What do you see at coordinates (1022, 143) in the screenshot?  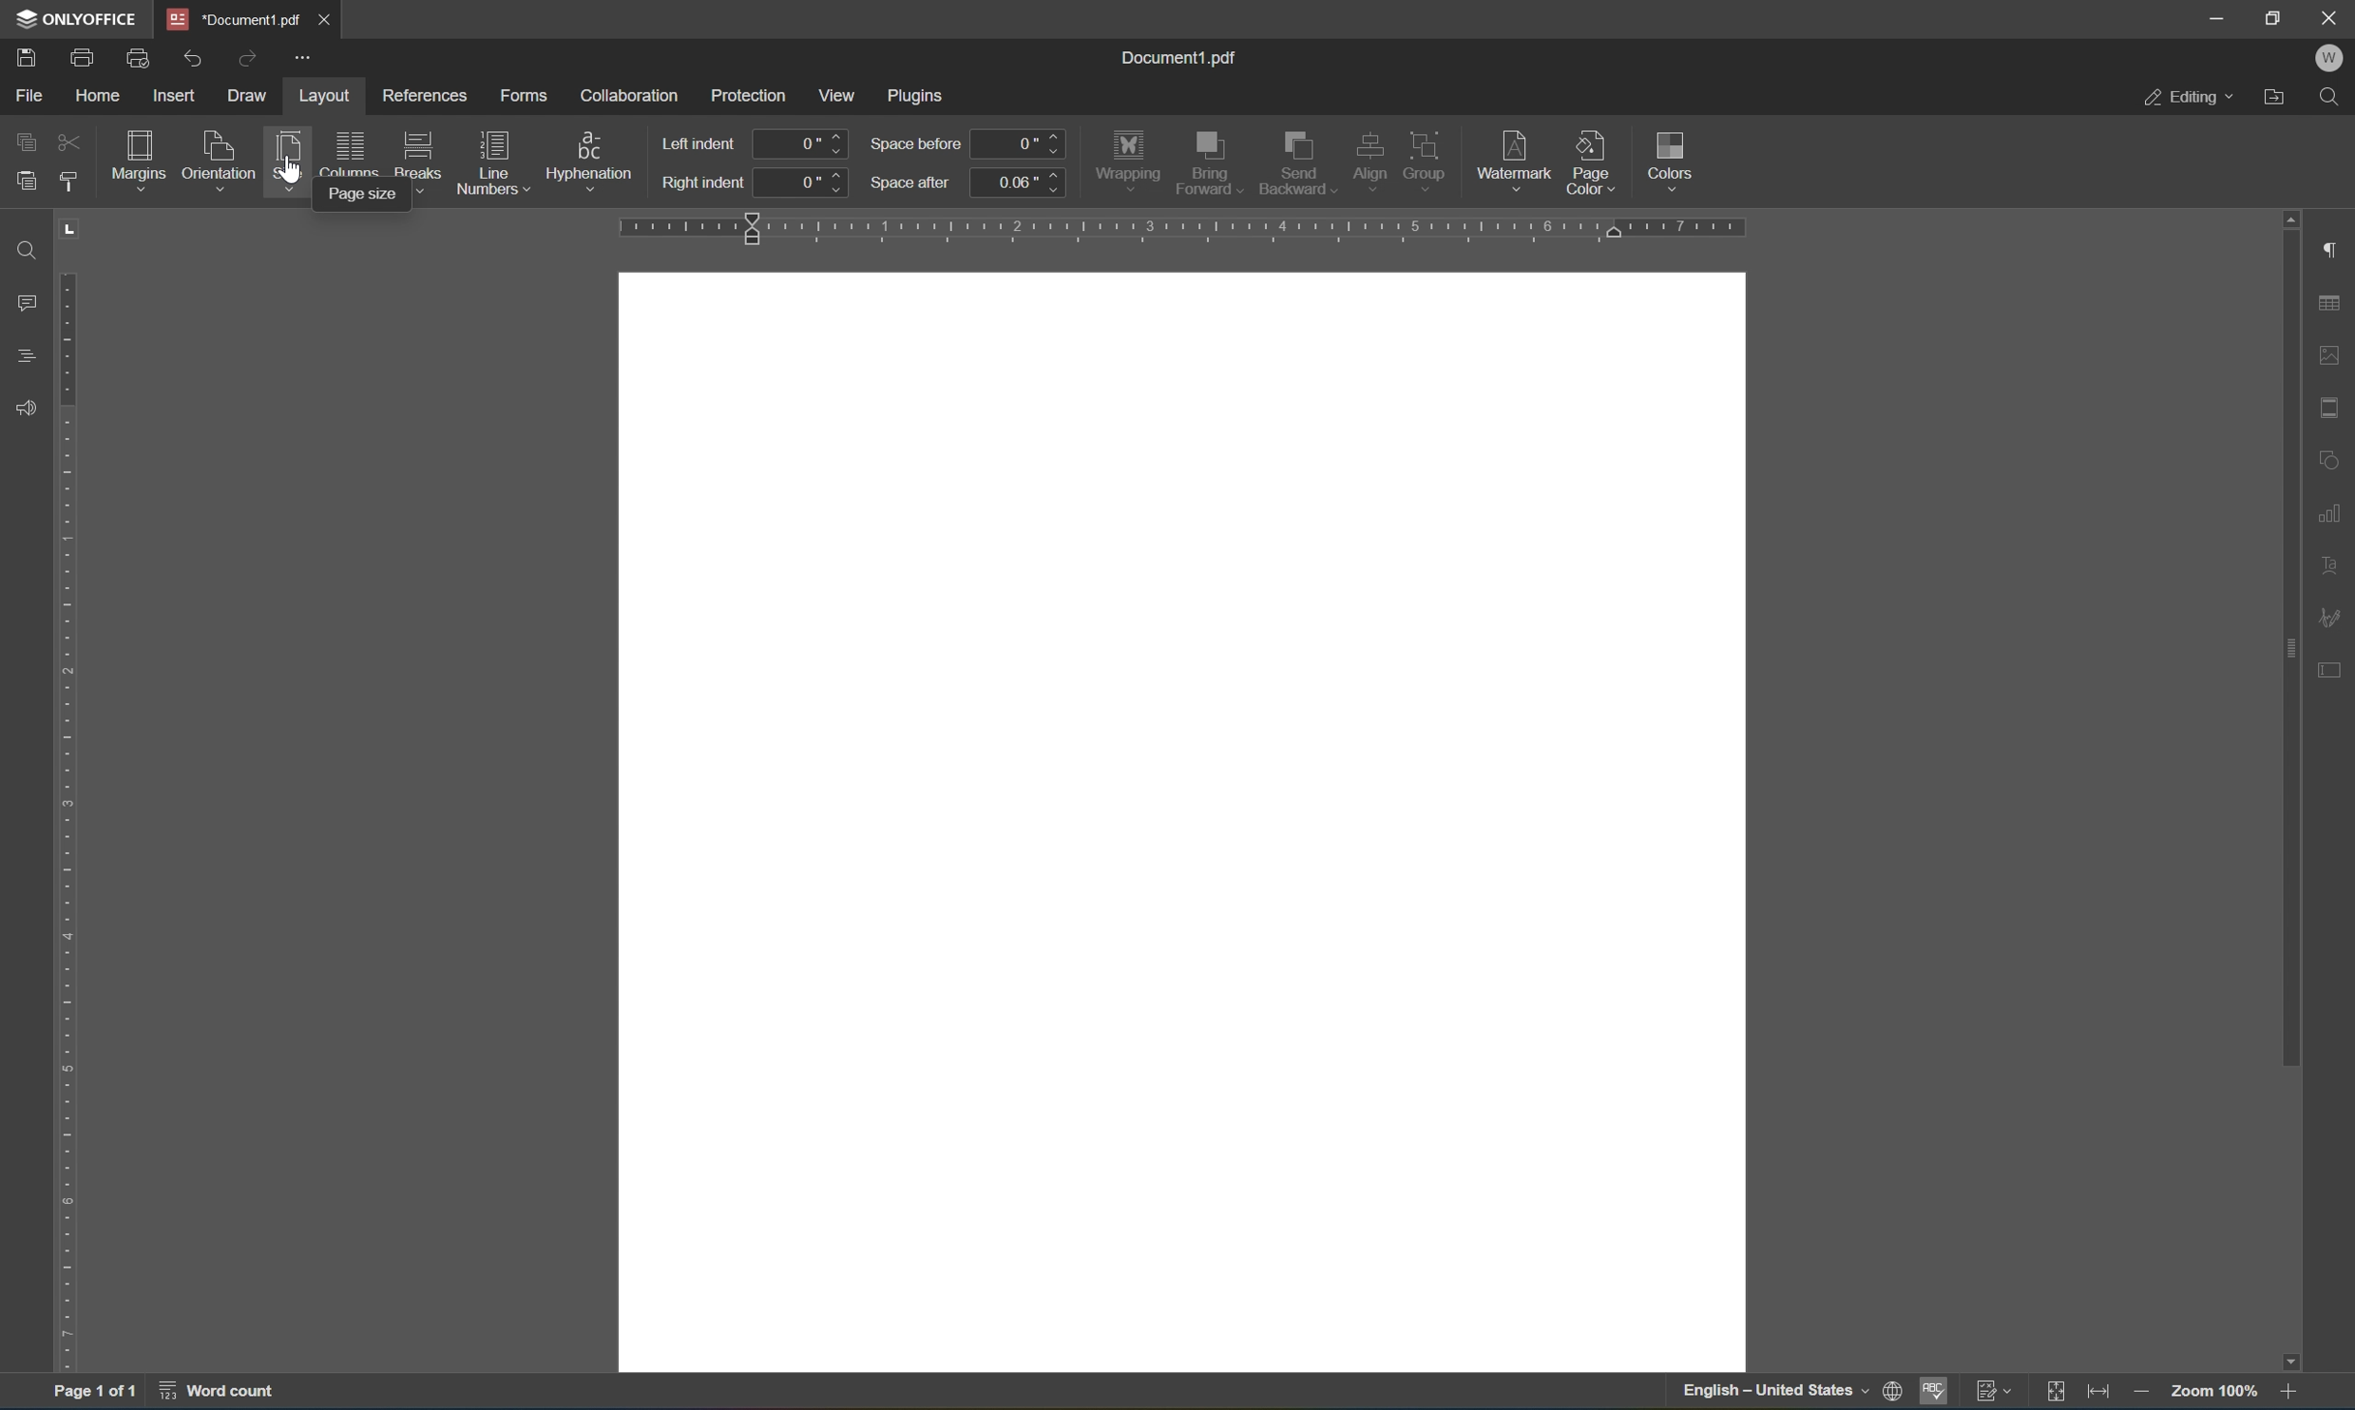 I see `0` at bounding box center [1022, 143].